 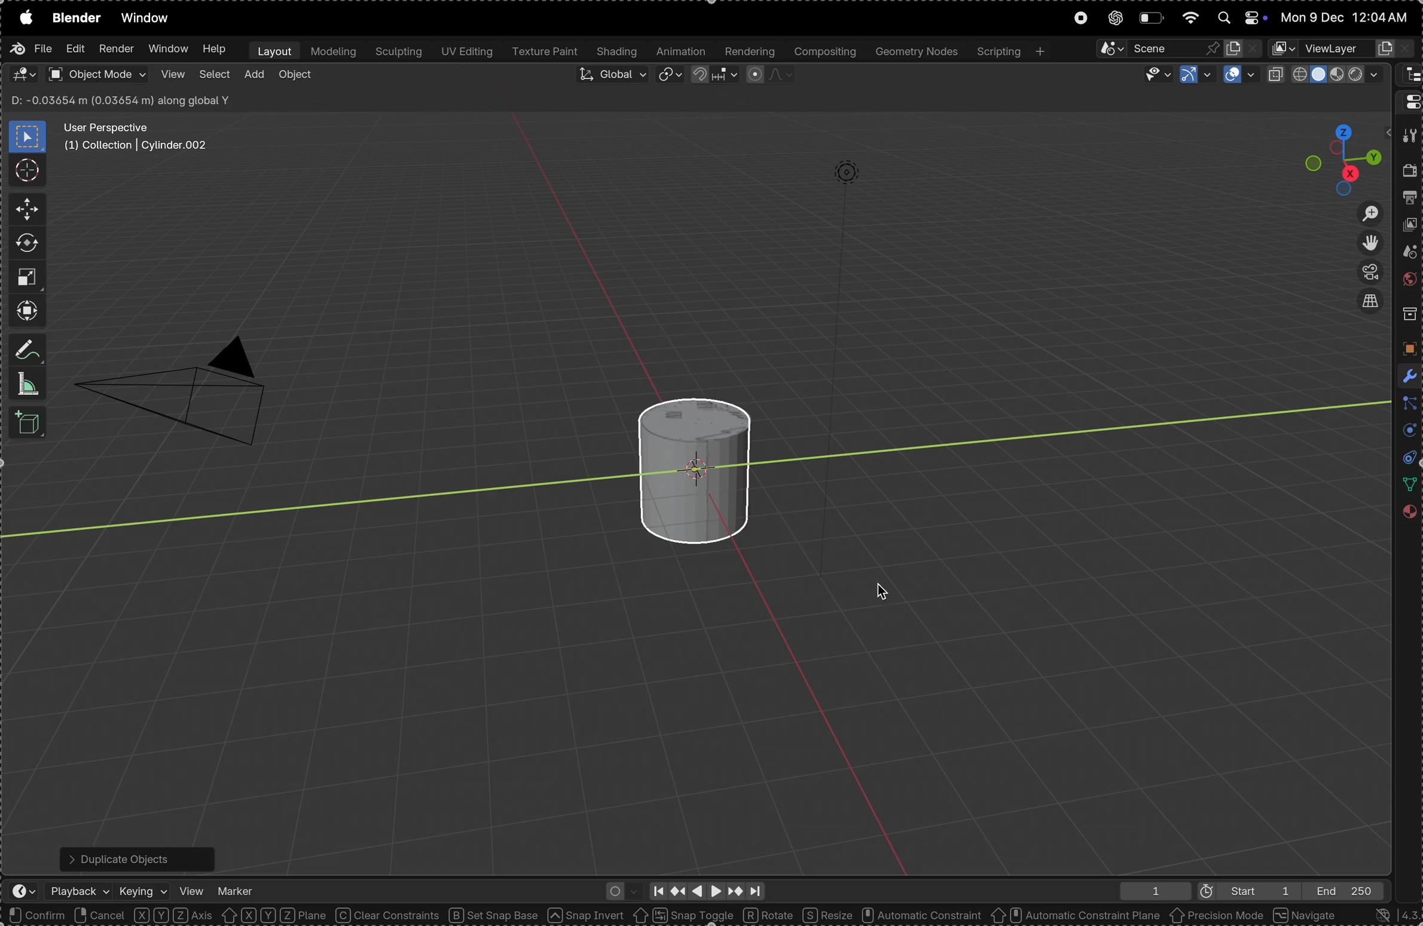 What do you see at coordinates (118, 100) in the screenshot?
I see `modes` at bounding box center [118, 100].